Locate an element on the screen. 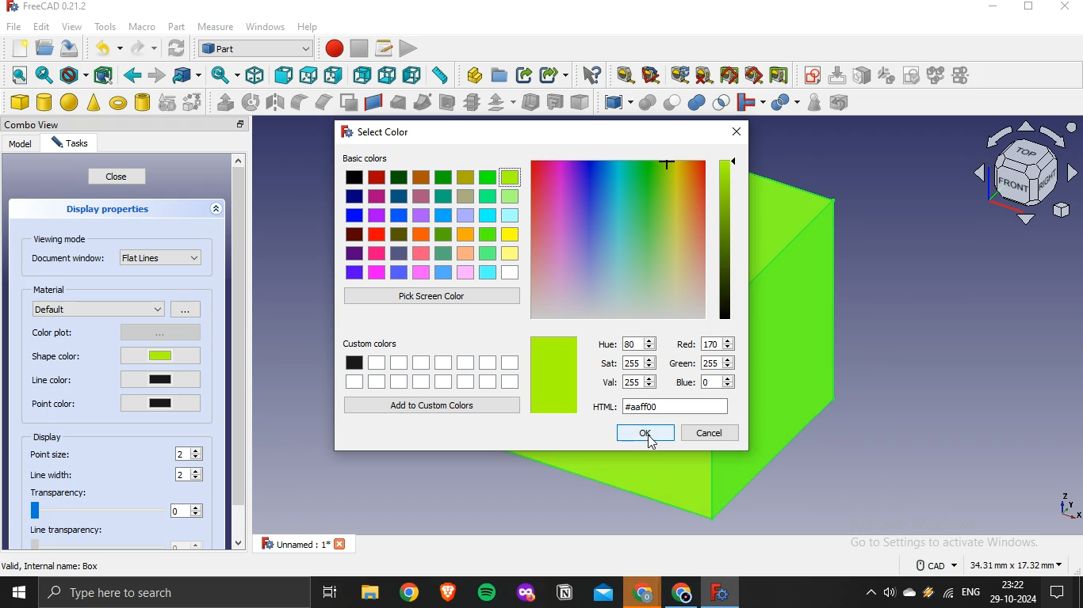 The width and height of the screenshot is (1083, 608). execute macro recording is located at coordinates (409, 47).